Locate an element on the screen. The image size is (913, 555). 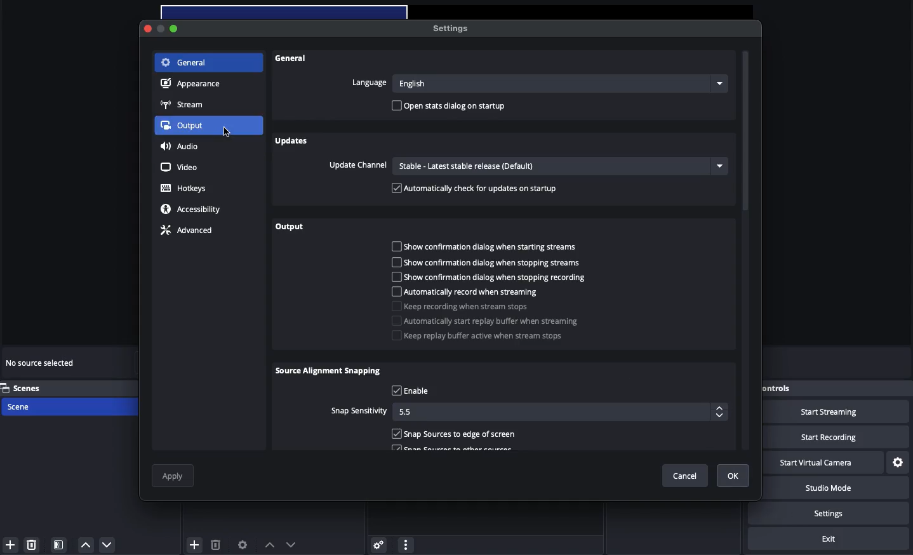
Update channel is located at coordinates (526, 166).